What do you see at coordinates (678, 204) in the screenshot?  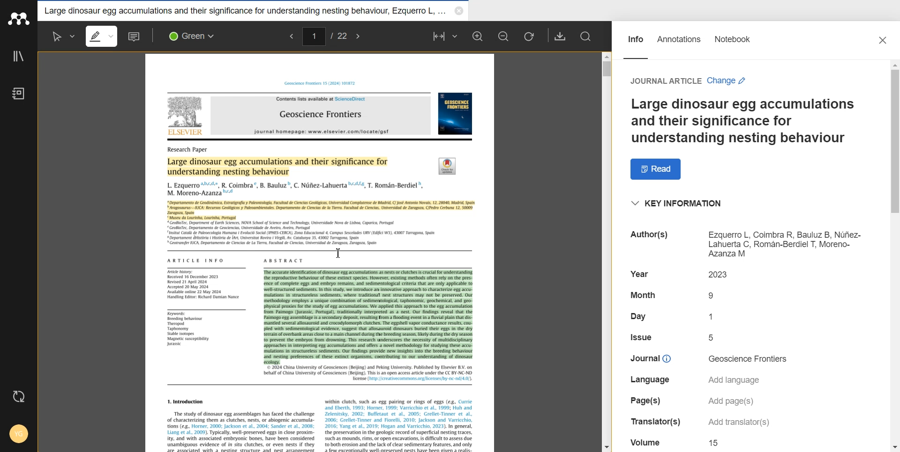 I see `Key Information` at bounding box center [678, 204].